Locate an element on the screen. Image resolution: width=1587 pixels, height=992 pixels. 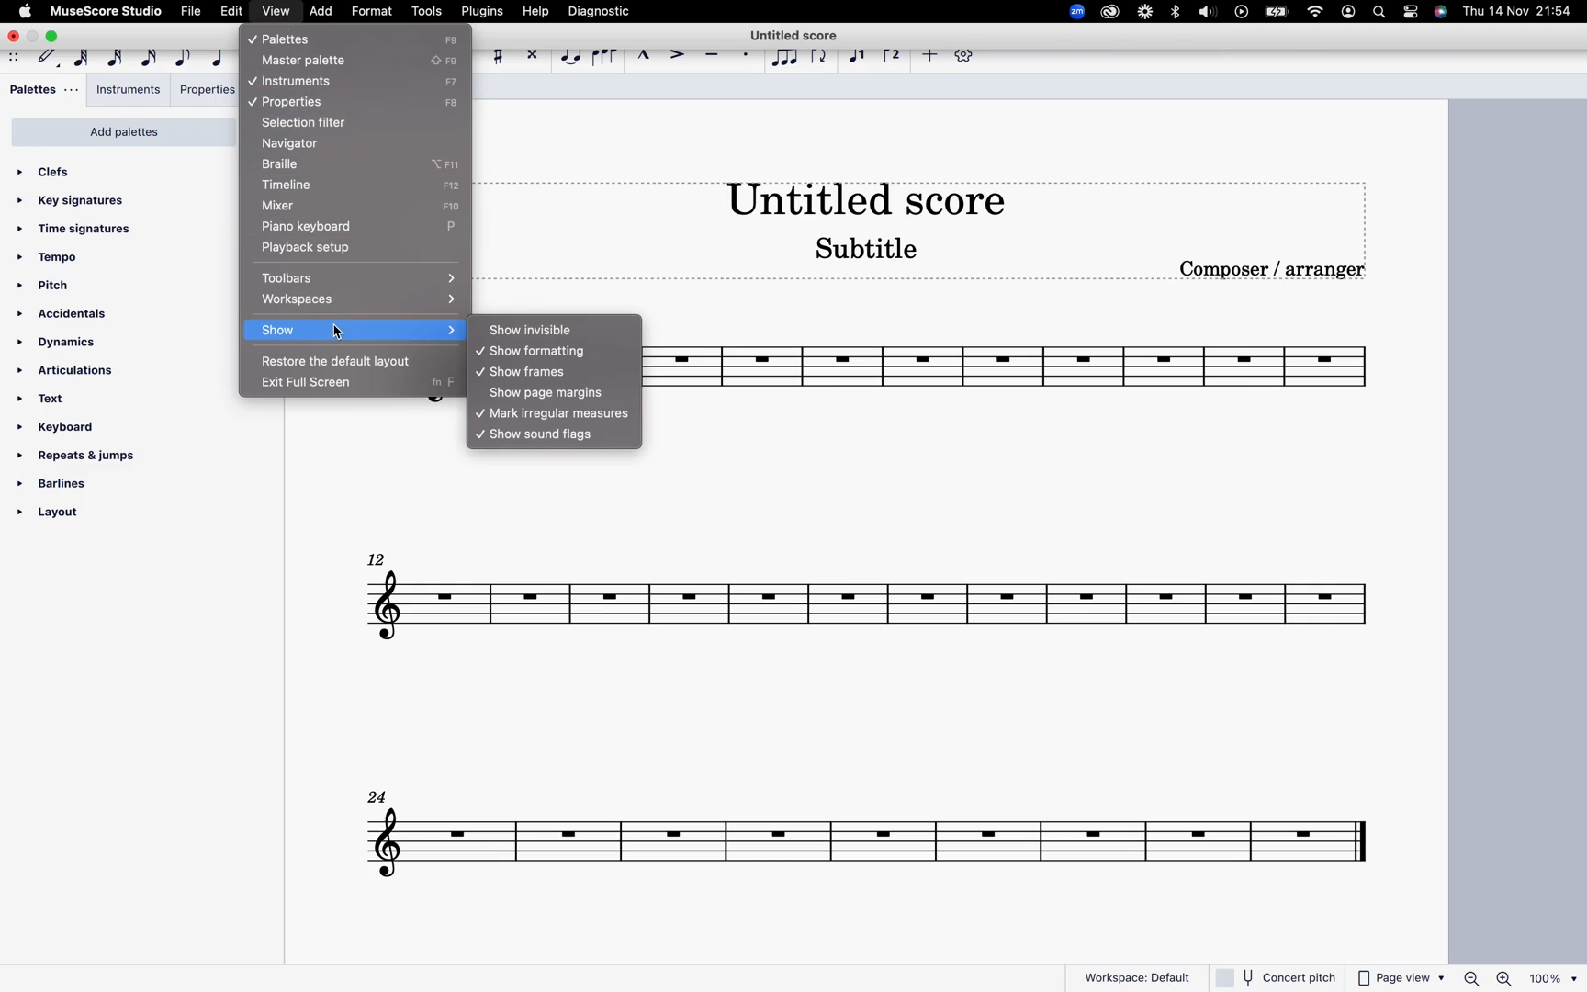
score is located at coordinates (866, 832).